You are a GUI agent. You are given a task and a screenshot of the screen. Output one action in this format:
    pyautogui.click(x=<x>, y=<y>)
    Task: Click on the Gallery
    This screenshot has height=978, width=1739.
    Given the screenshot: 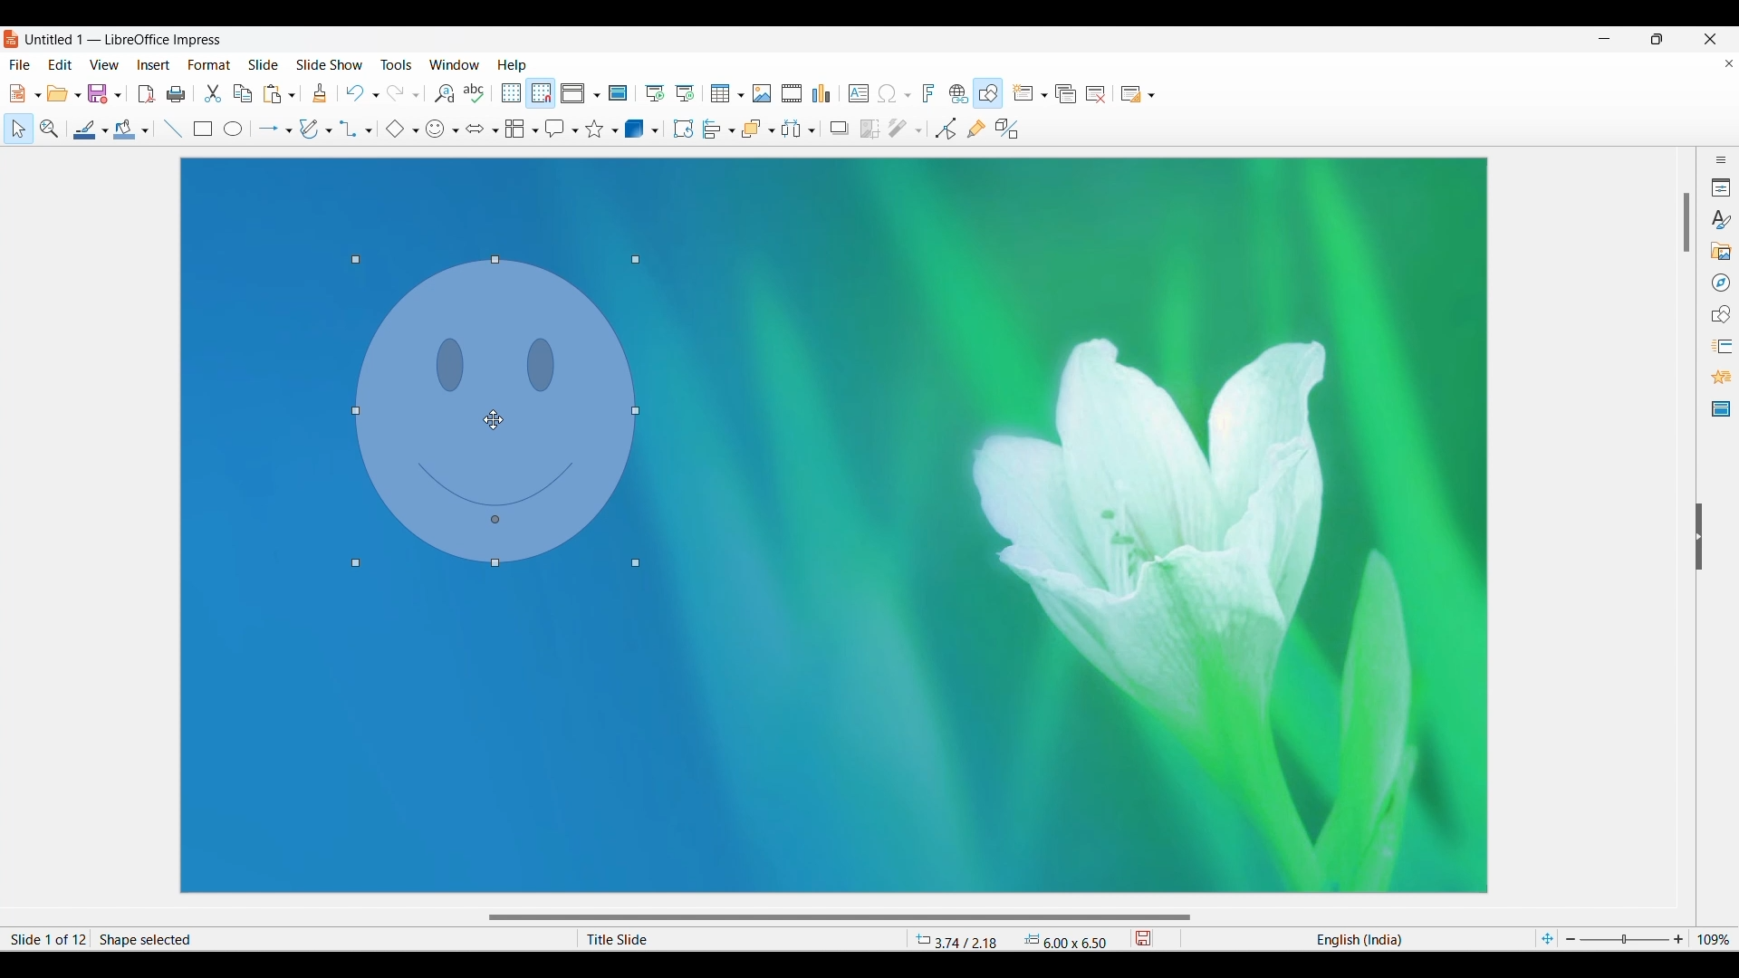 What is the action you would take?
    pyautogui.click(x=1720, y=251)
    